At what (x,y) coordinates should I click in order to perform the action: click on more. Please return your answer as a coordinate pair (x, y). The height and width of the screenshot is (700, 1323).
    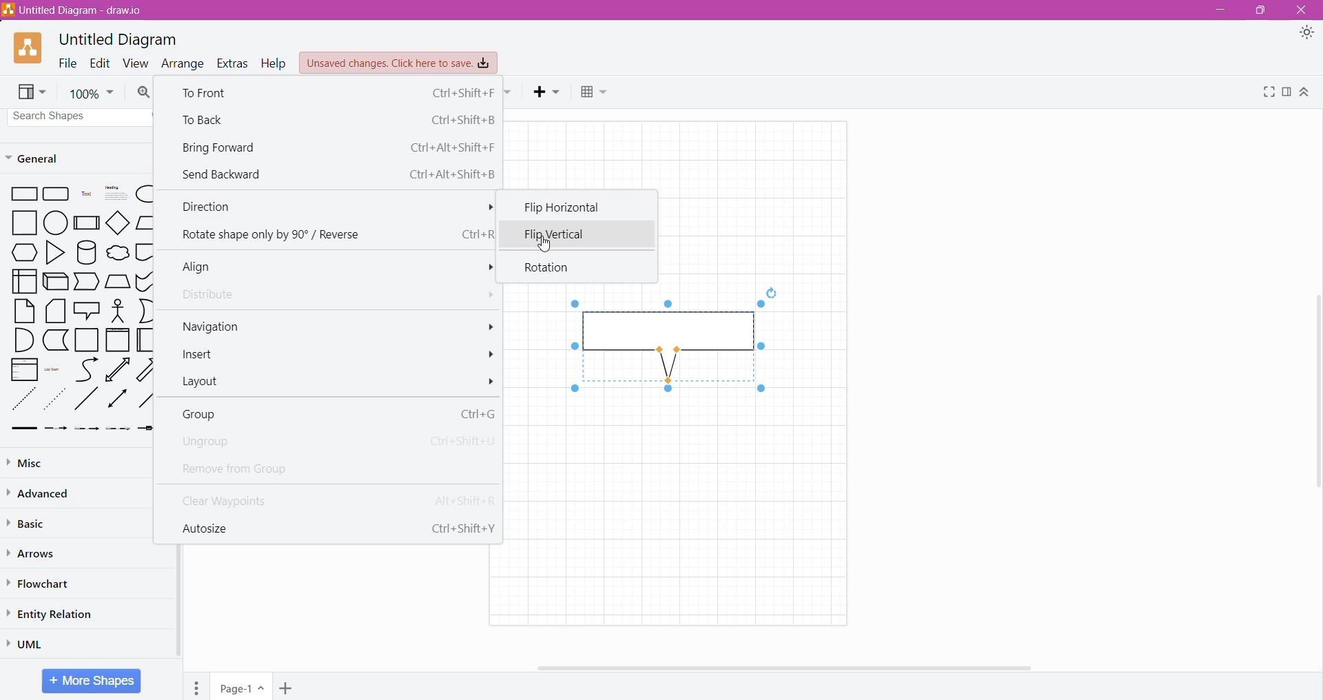
    Looking at the image, I should click on (492, 382).